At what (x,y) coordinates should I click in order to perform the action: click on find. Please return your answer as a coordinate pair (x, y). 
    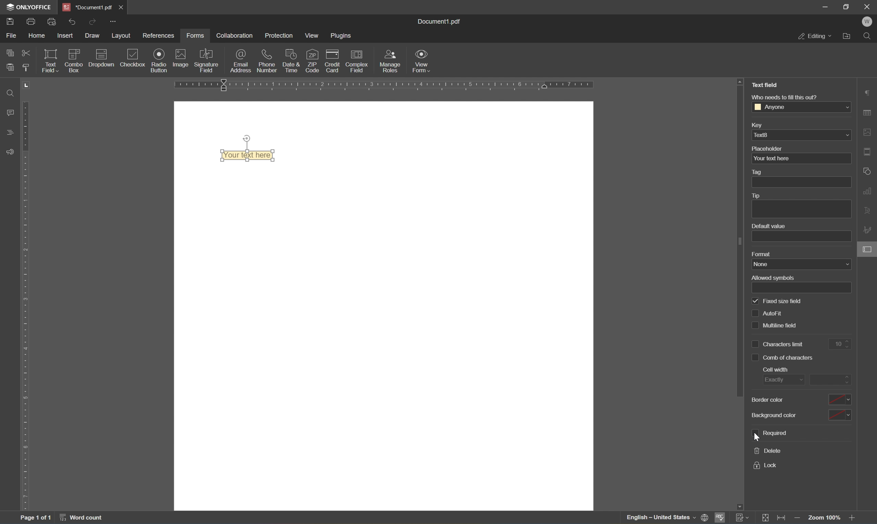
    Looking at the image, I should click on (867, 37).